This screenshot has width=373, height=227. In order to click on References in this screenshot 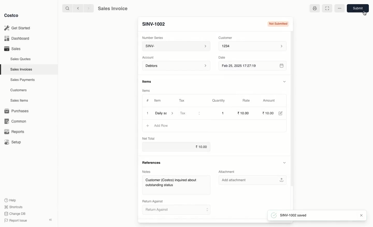, I will do `click(153, 163)`.